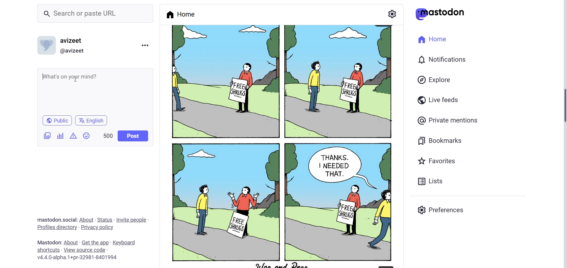  What do you see at coordinates (392, 13) in the screenshot?
I see `Setting` at bounding box center [392, 13].